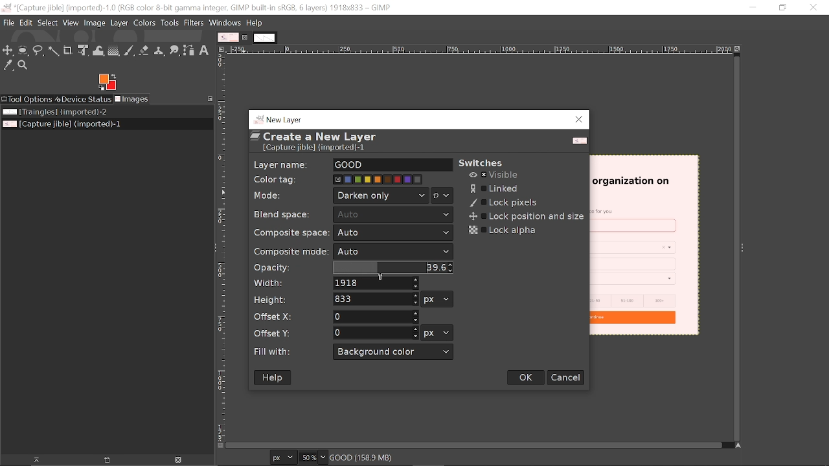  What do you see at coordinates (504, 230) in the screenshot?
I see `Lock alpha` at bounding box center [504, 230].